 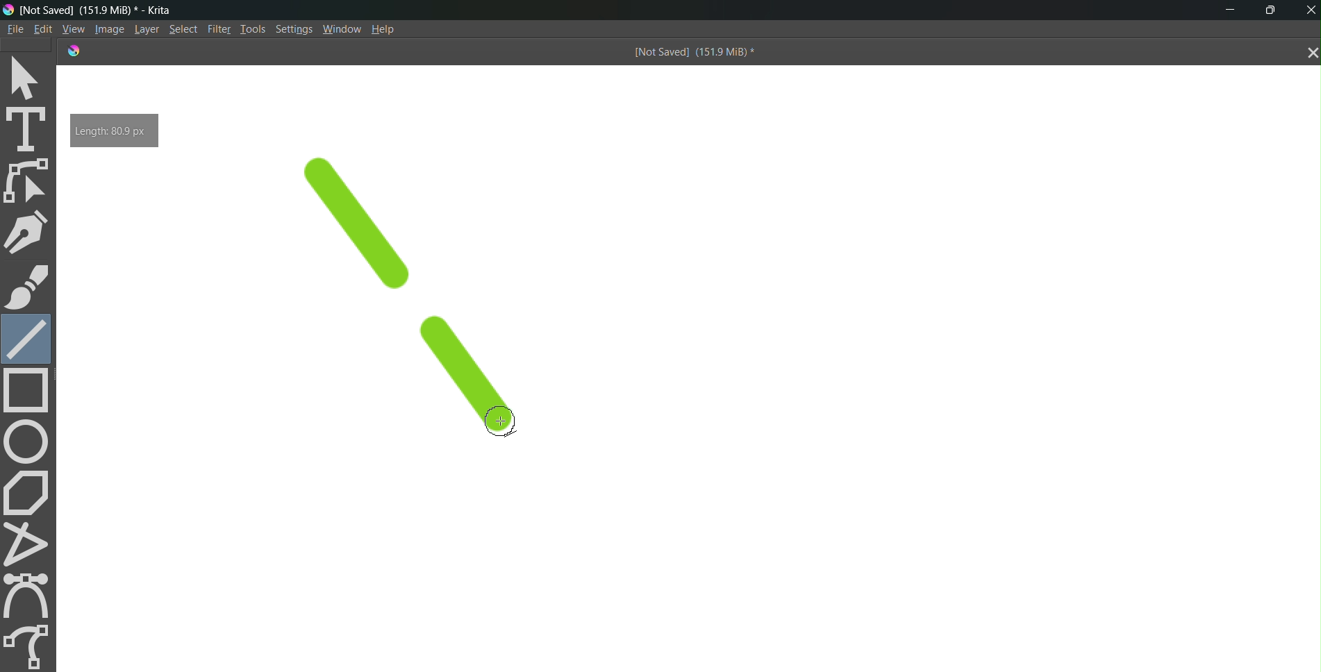 I want to click on [Not Saved] (151.9 MiB) * - Krita, so click(x=105, y=10).